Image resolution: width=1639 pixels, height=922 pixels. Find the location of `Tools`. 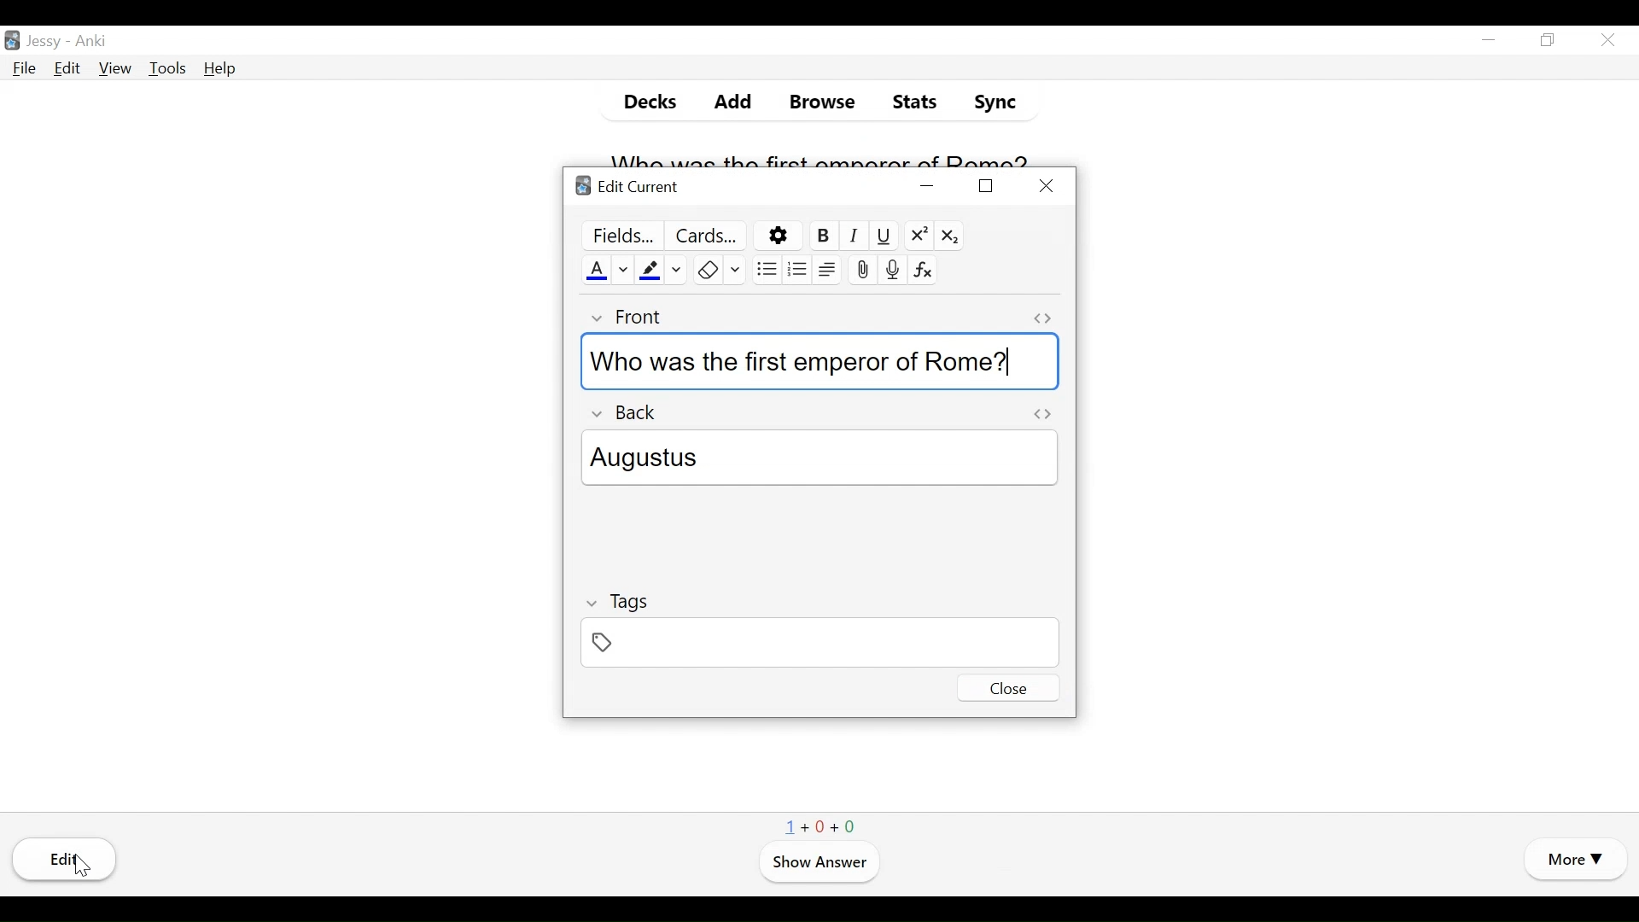

Tools is located at coordinates (167, 68).